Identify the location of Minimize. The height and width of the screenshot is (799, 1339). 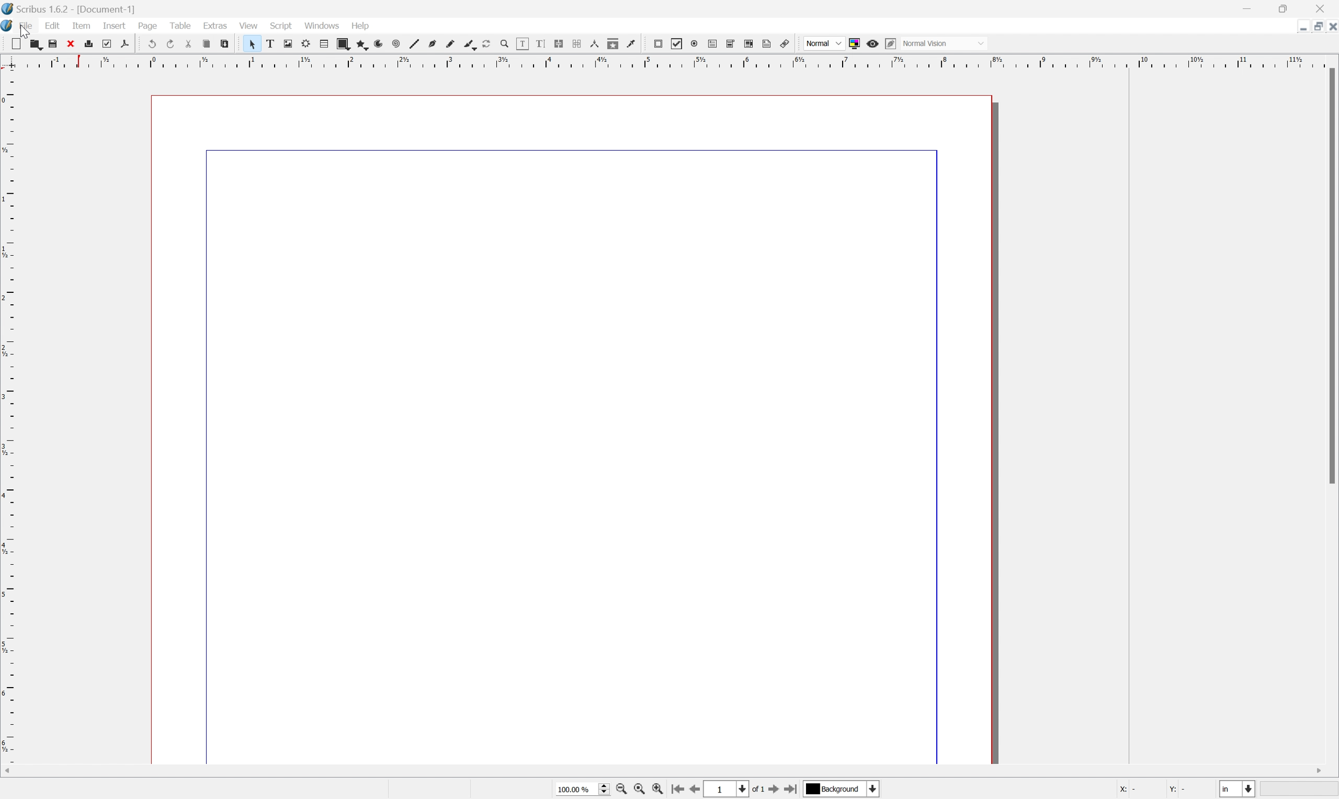
(1294, 26).